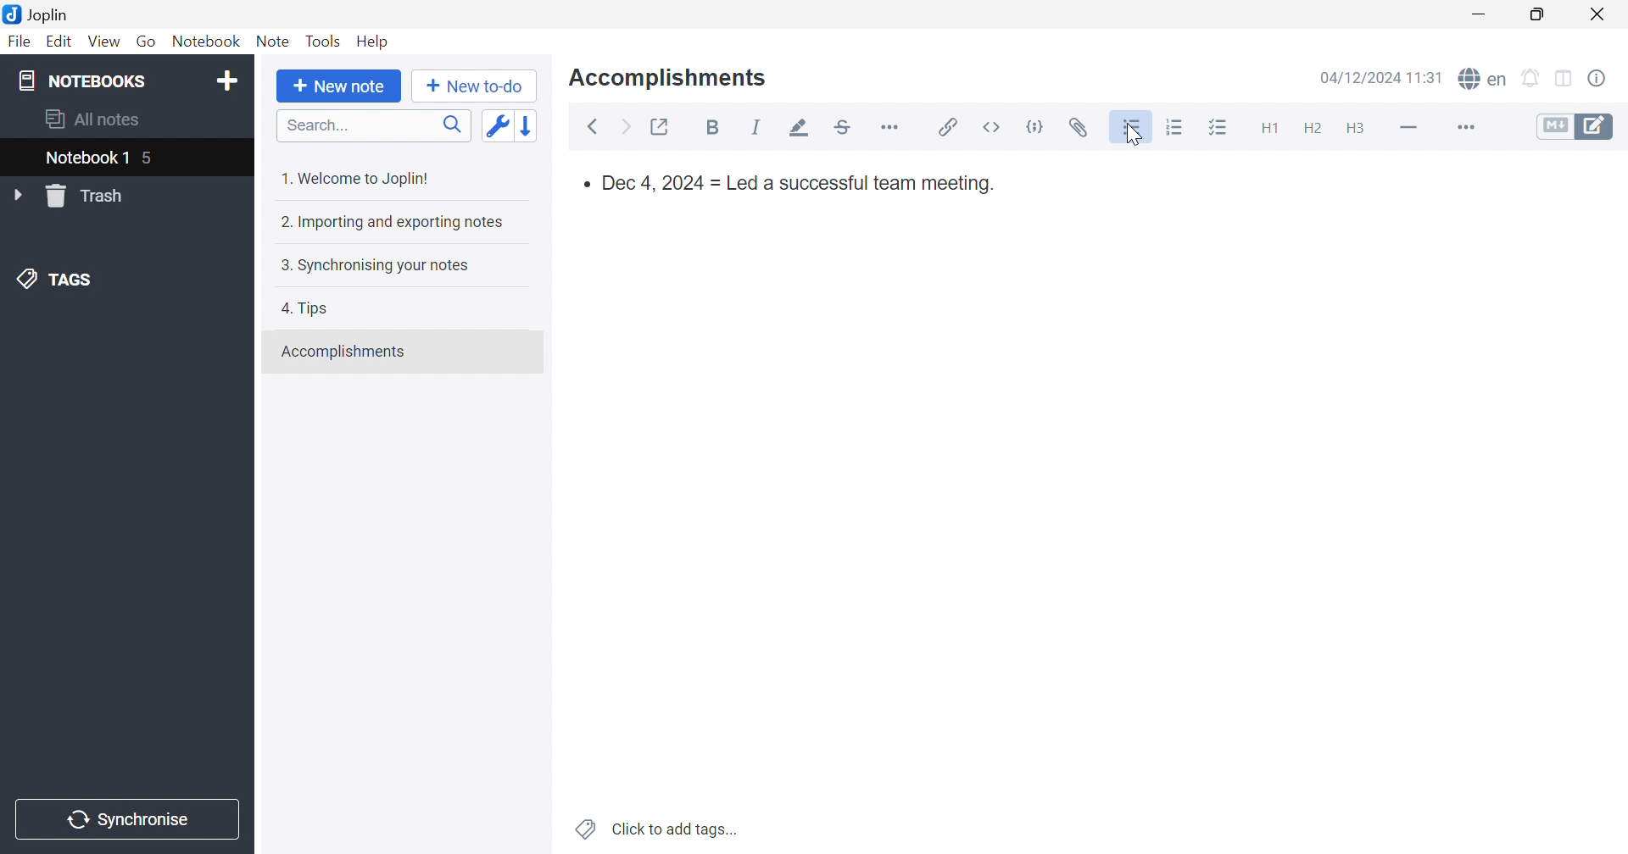  I want to click on Horizontal, so click(892, 127).